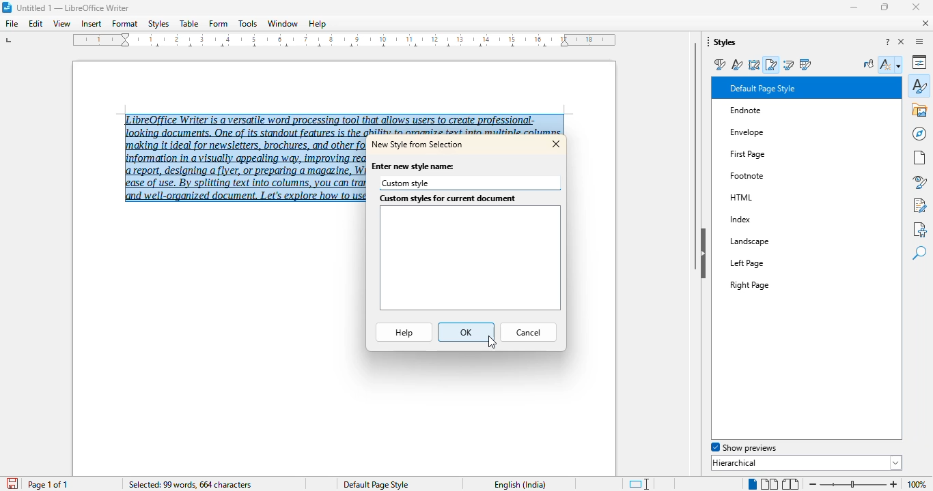  Describe the element at coordinates (520, 485) in the screenshot. I see `English (India)` at that location.